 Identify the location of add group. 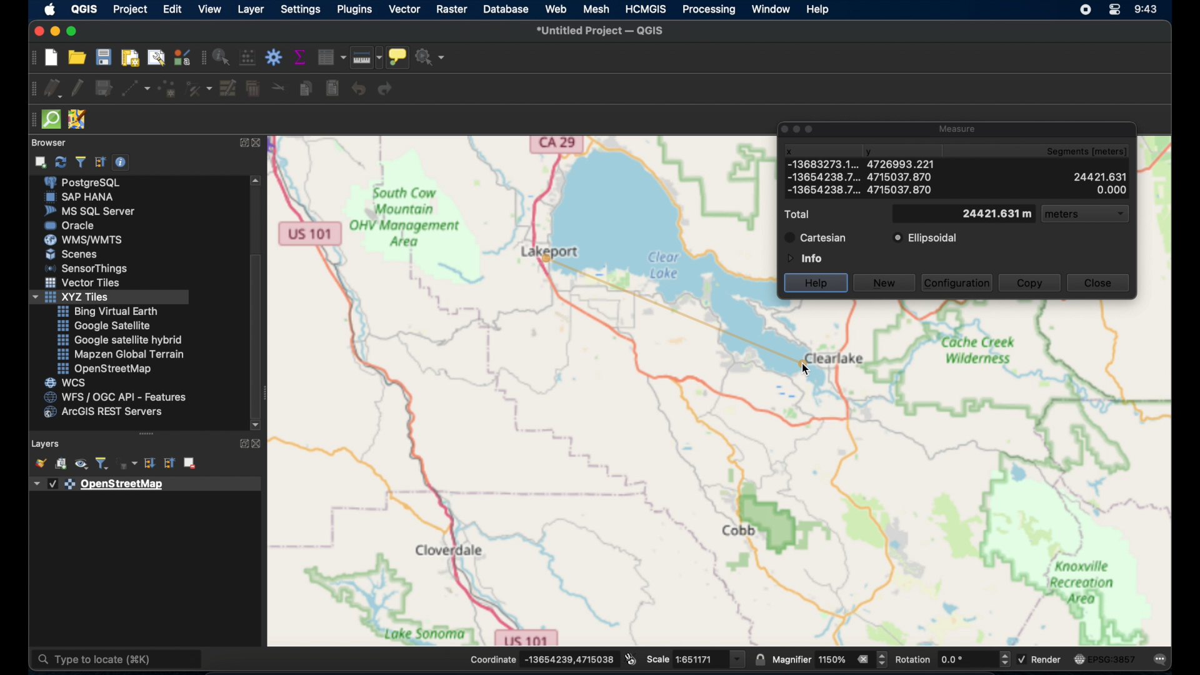
(61, 465).